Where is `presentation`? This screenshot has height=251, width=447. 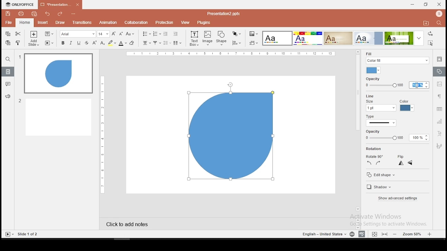
presentation is located at coordinates (59, 5).